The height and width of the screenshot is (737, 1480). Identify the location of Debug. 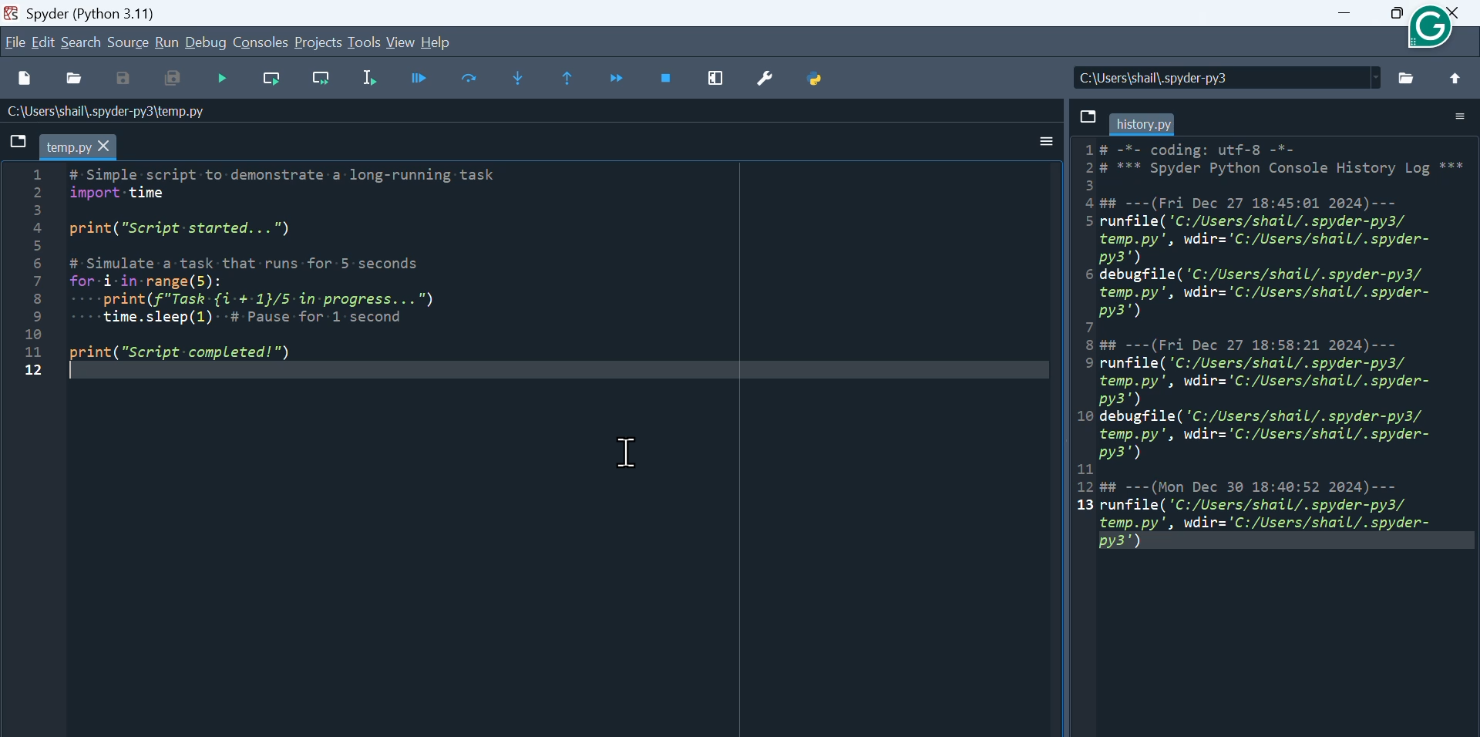
(205, 42).